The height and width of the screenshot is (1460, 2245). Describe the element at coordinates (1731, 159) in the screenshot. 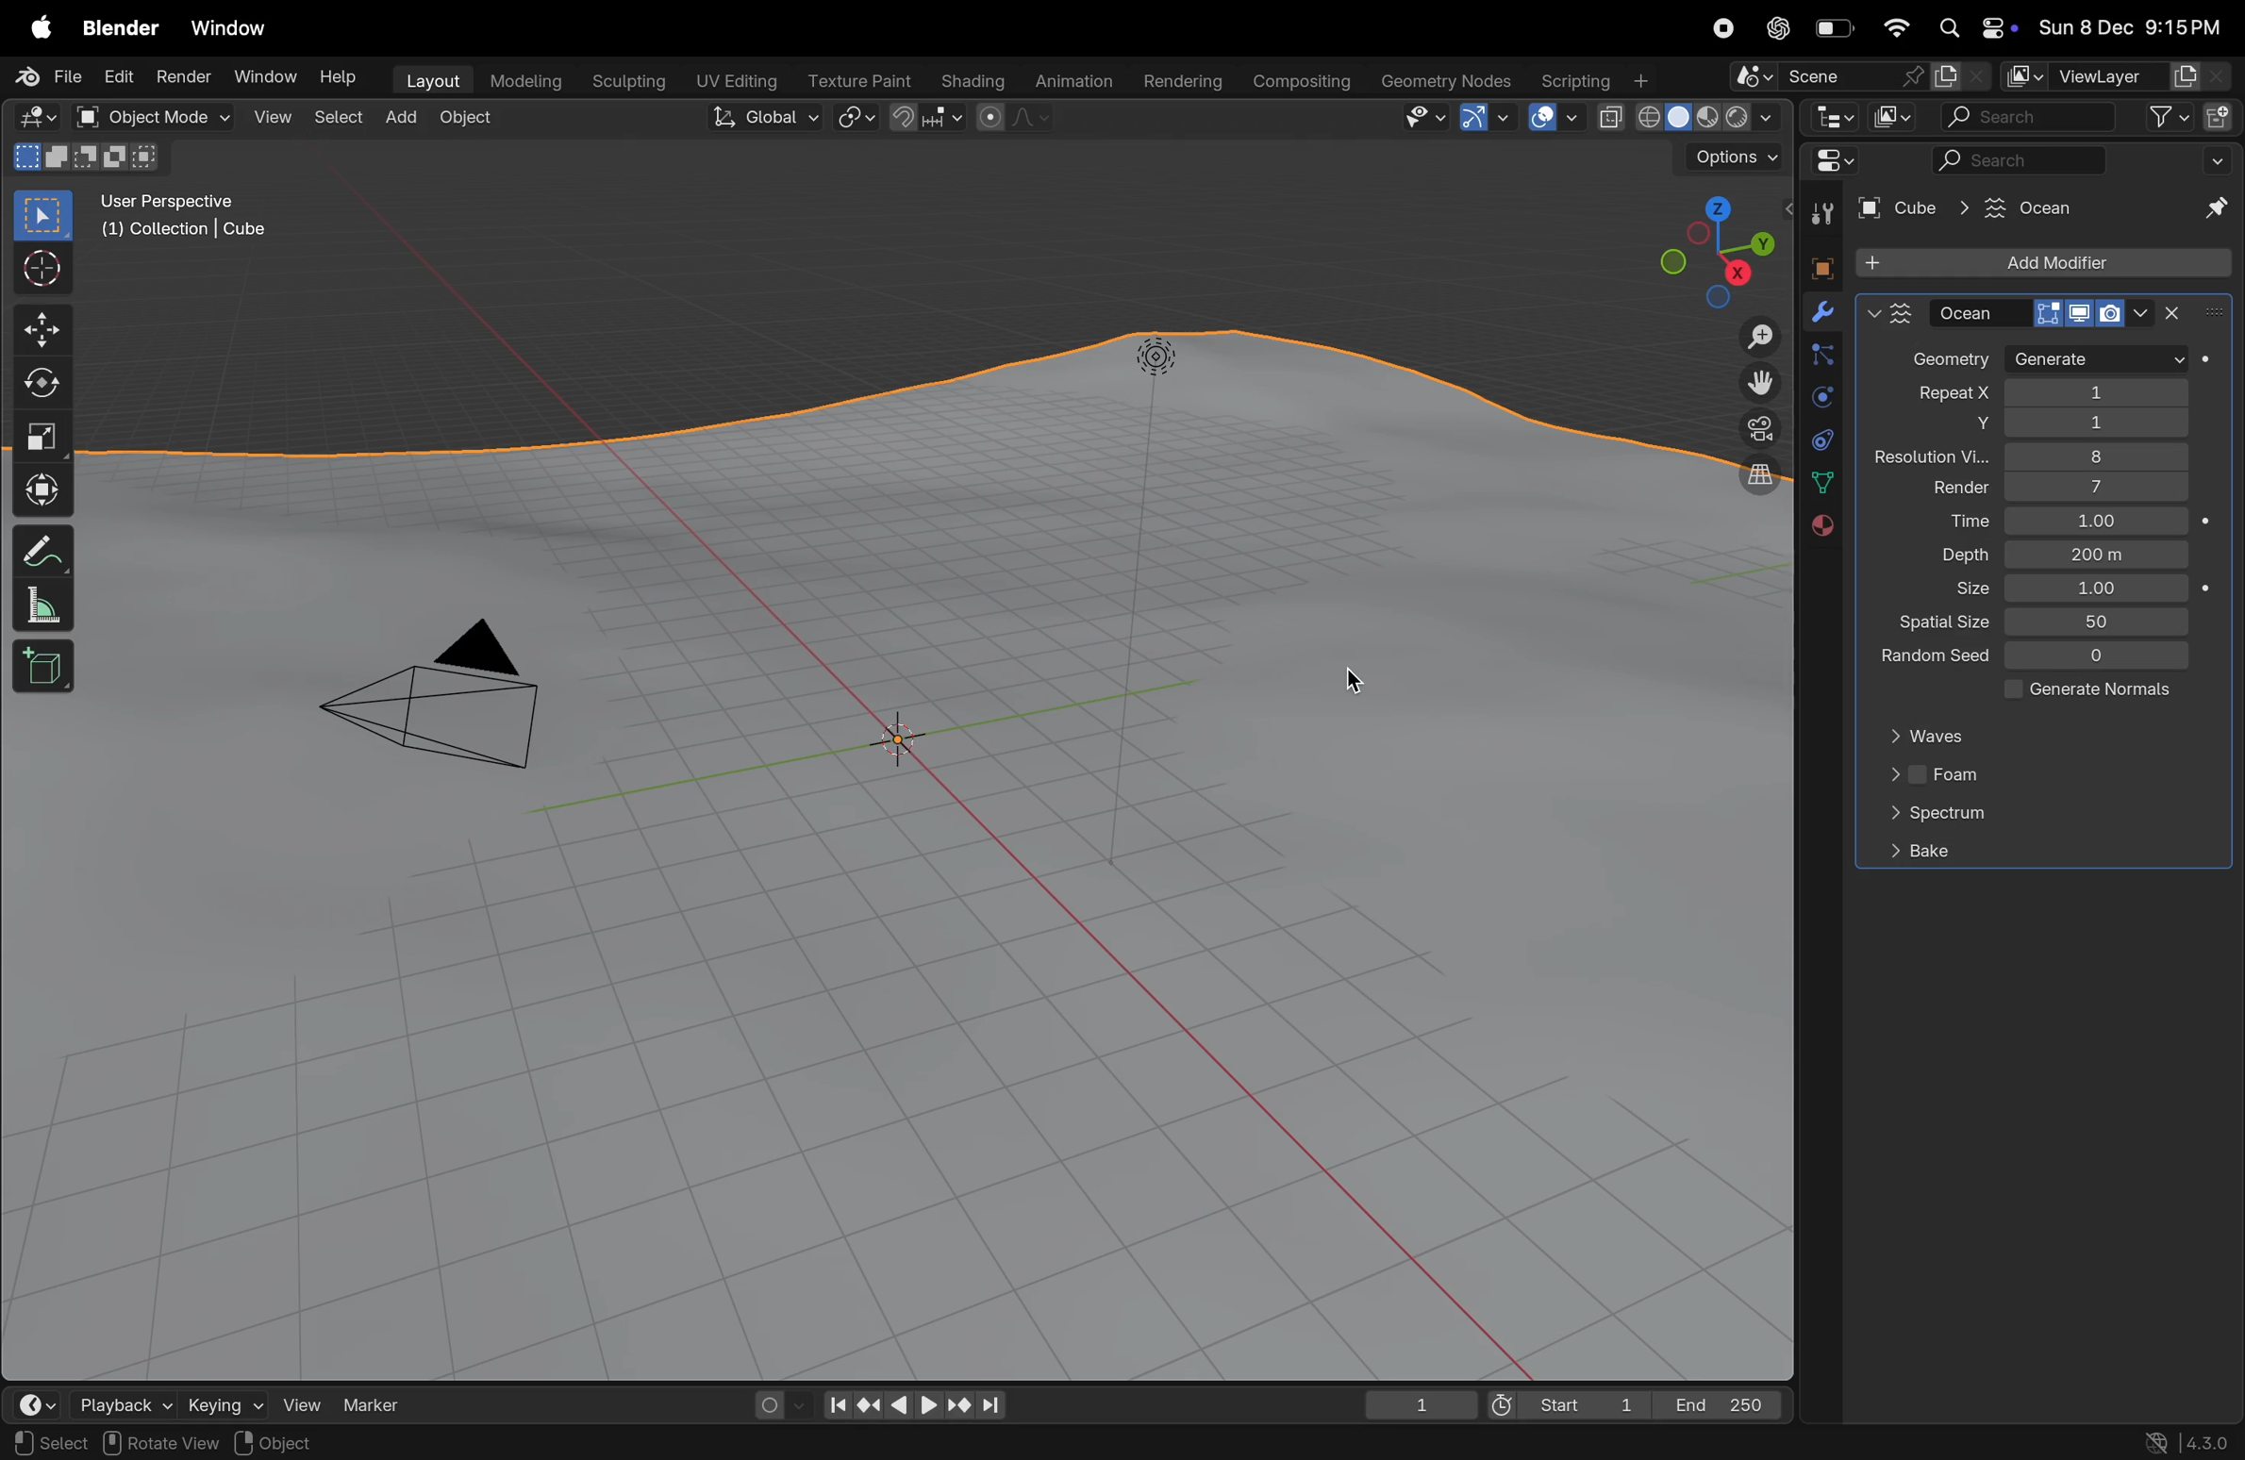

I see `options` at that location.